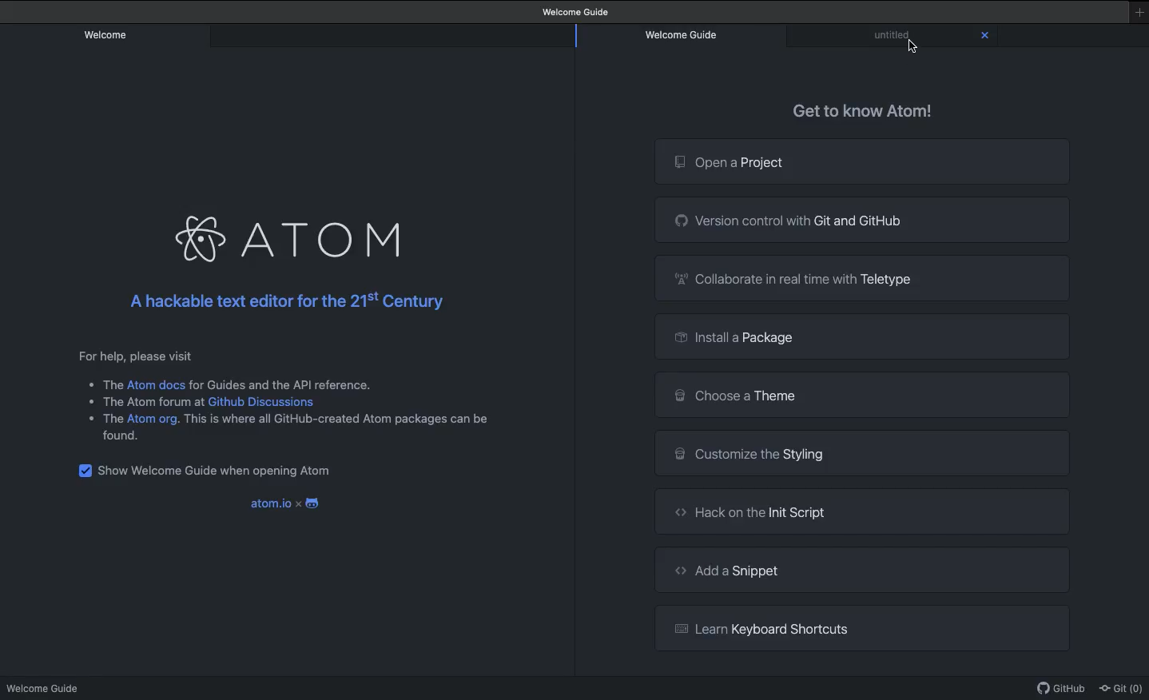 This screenshot has height=700, width=1149. Describe the element at coordinates (296, 233) in the screenshot. I see `Atom` at that location.